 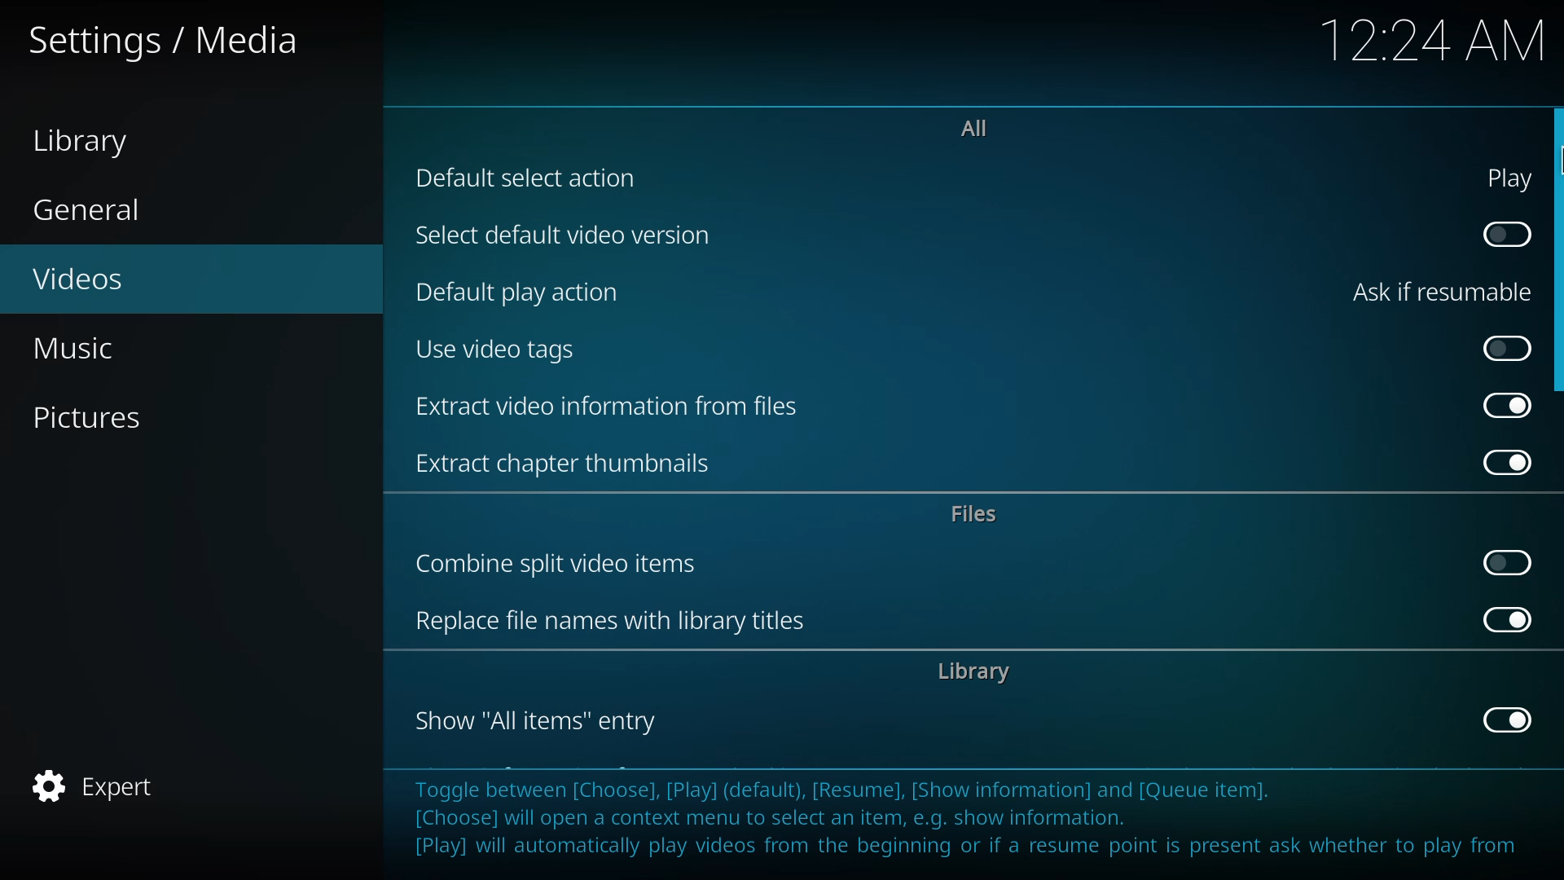 What do you see at coordinates (1559, 238) in the screenshot?
I see `mouse down` at bounding box center [1559, 238].